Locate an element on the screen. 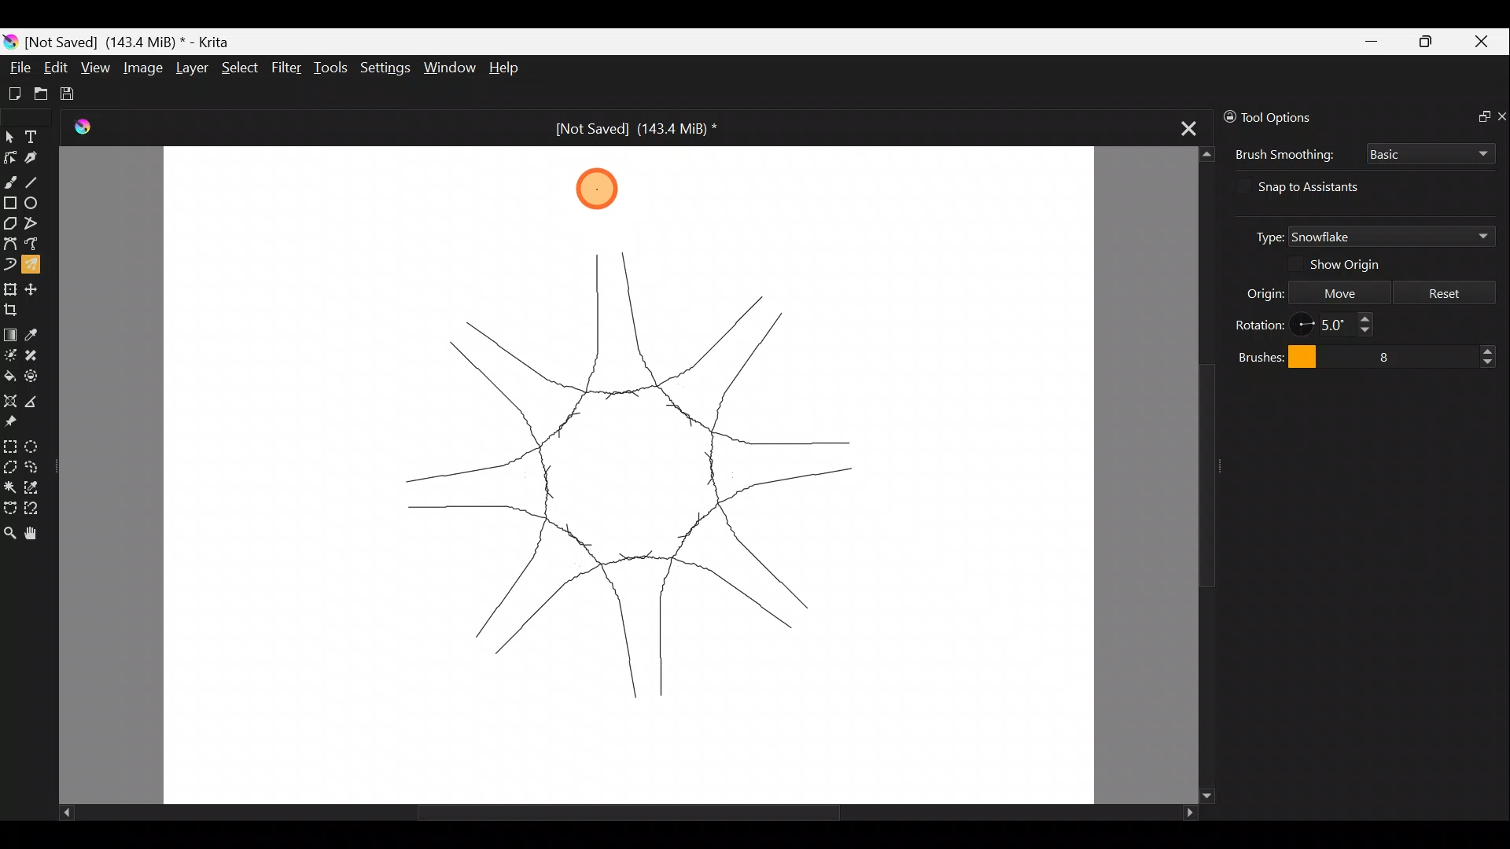  Polyline is located at coordinates (31, 224).